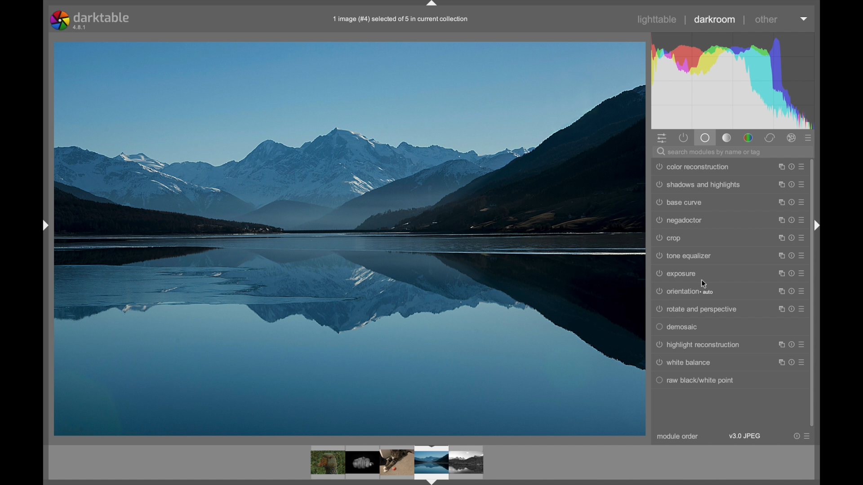 This screenshot has width=863, height=485. Describe the element at coordinates (685, 291) in the screenshot. I see `orientation` at that location.